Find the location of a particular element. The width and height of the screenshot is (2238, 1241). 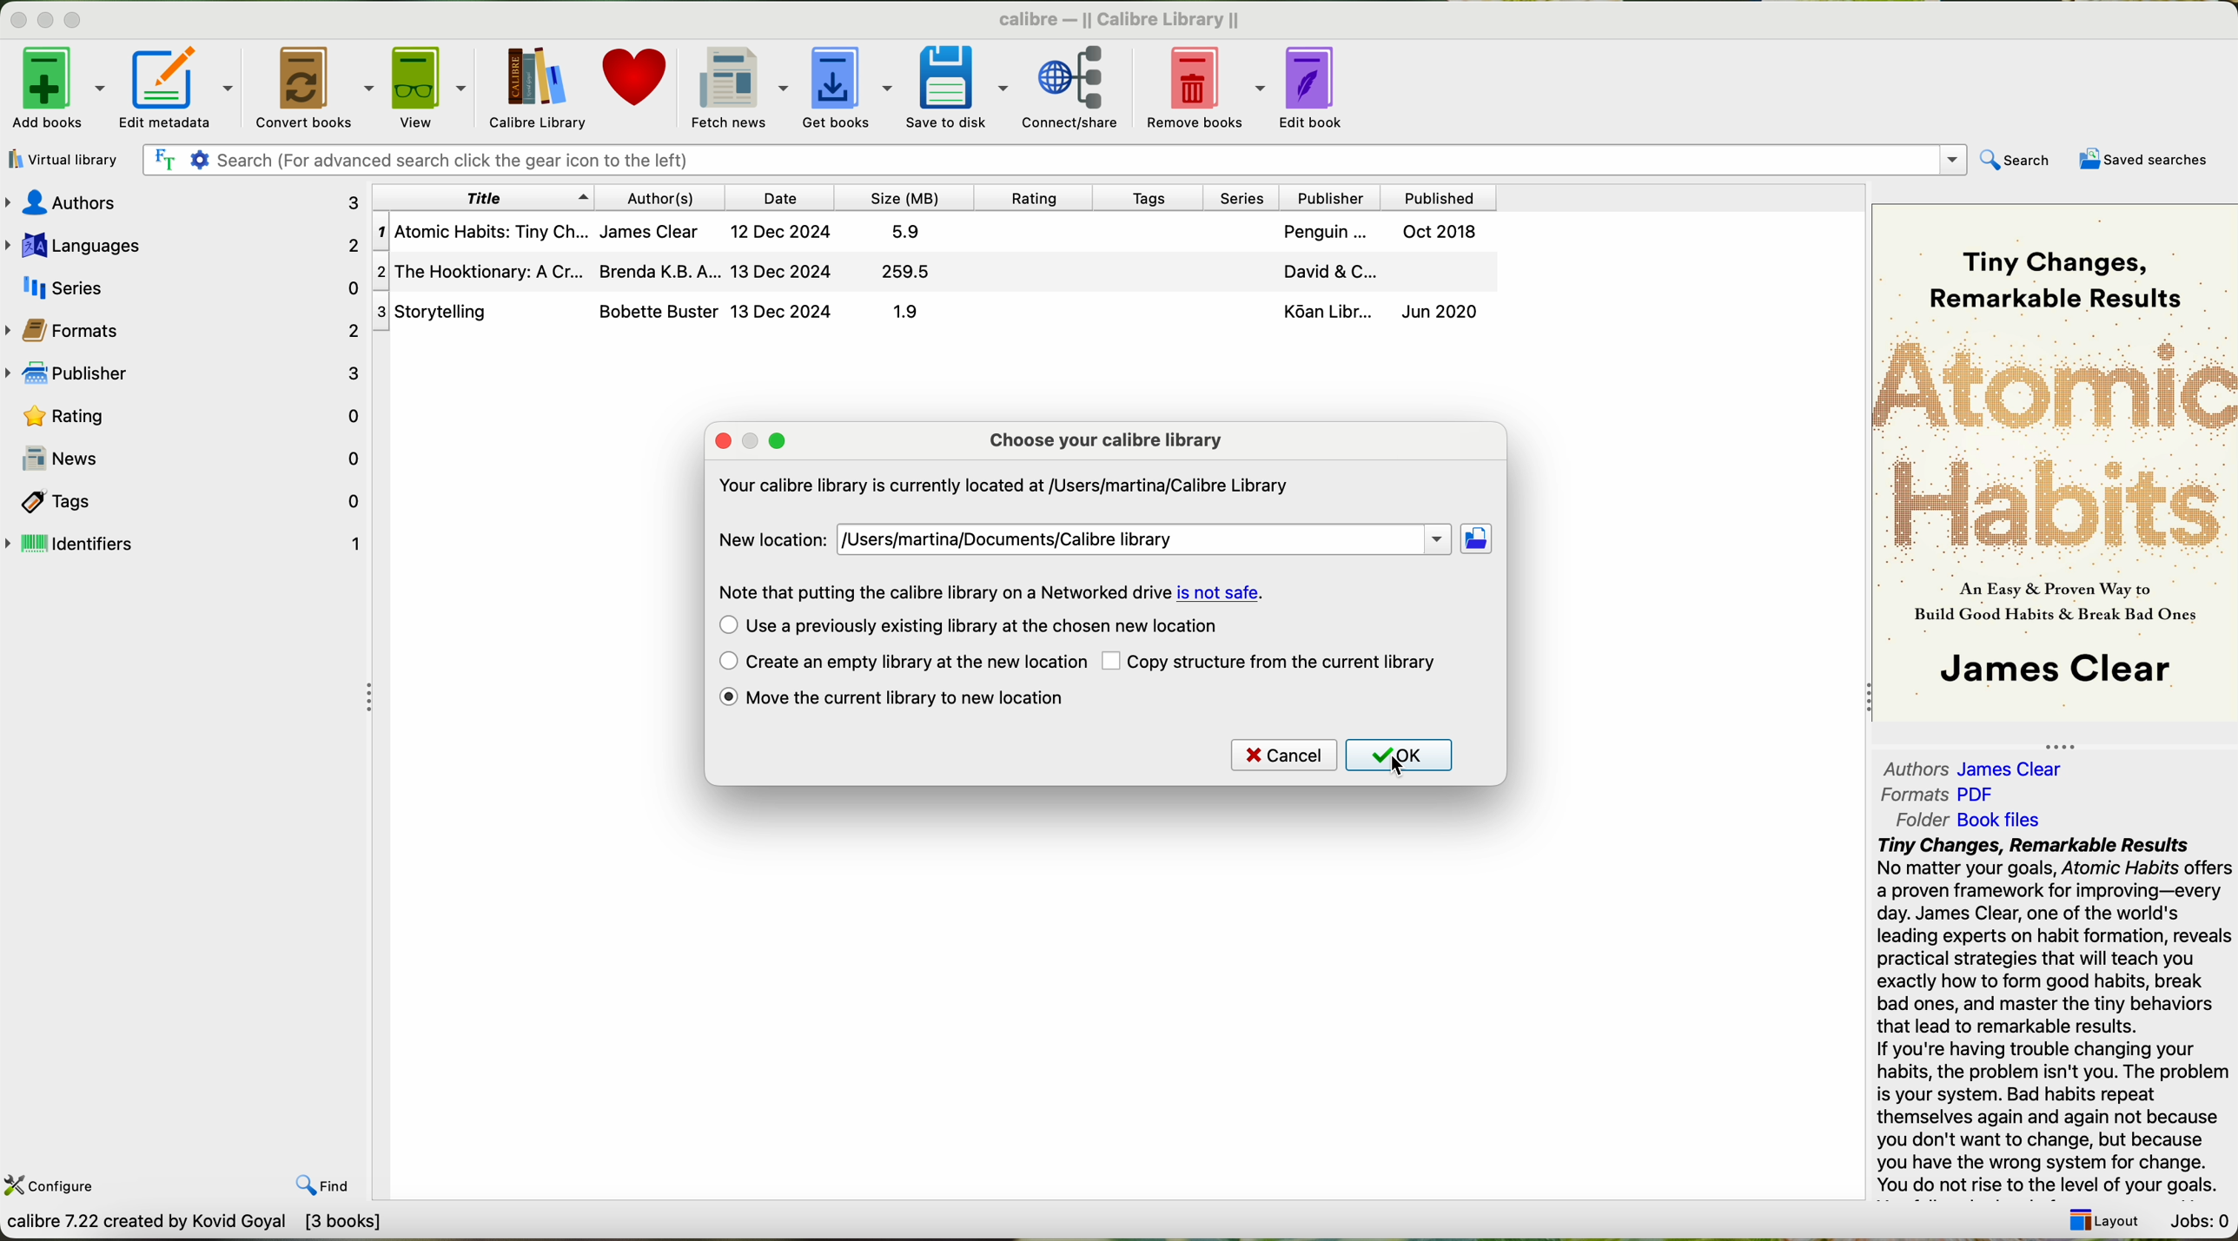

check box is located at coordinates (722, 662).